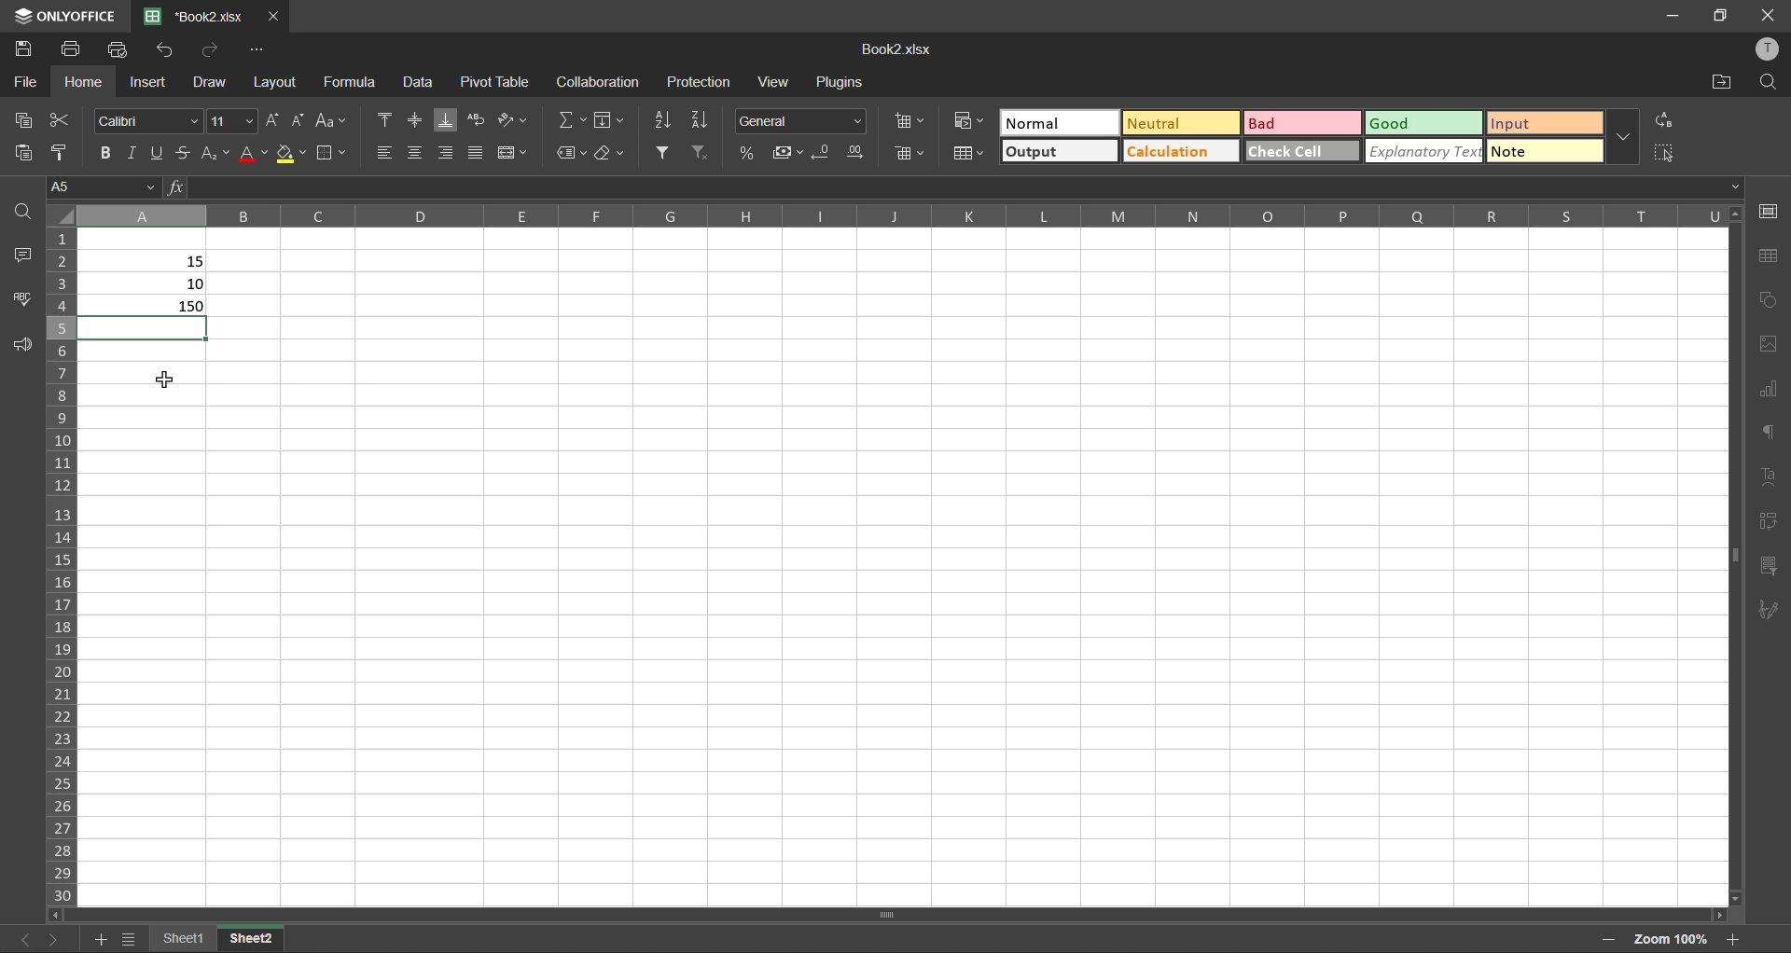  Describe the element at coordinates (21, 939) in the screenshot. I see `previous` at that location.